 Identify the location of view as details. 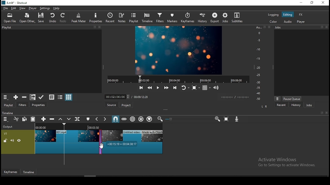
(52, 97).